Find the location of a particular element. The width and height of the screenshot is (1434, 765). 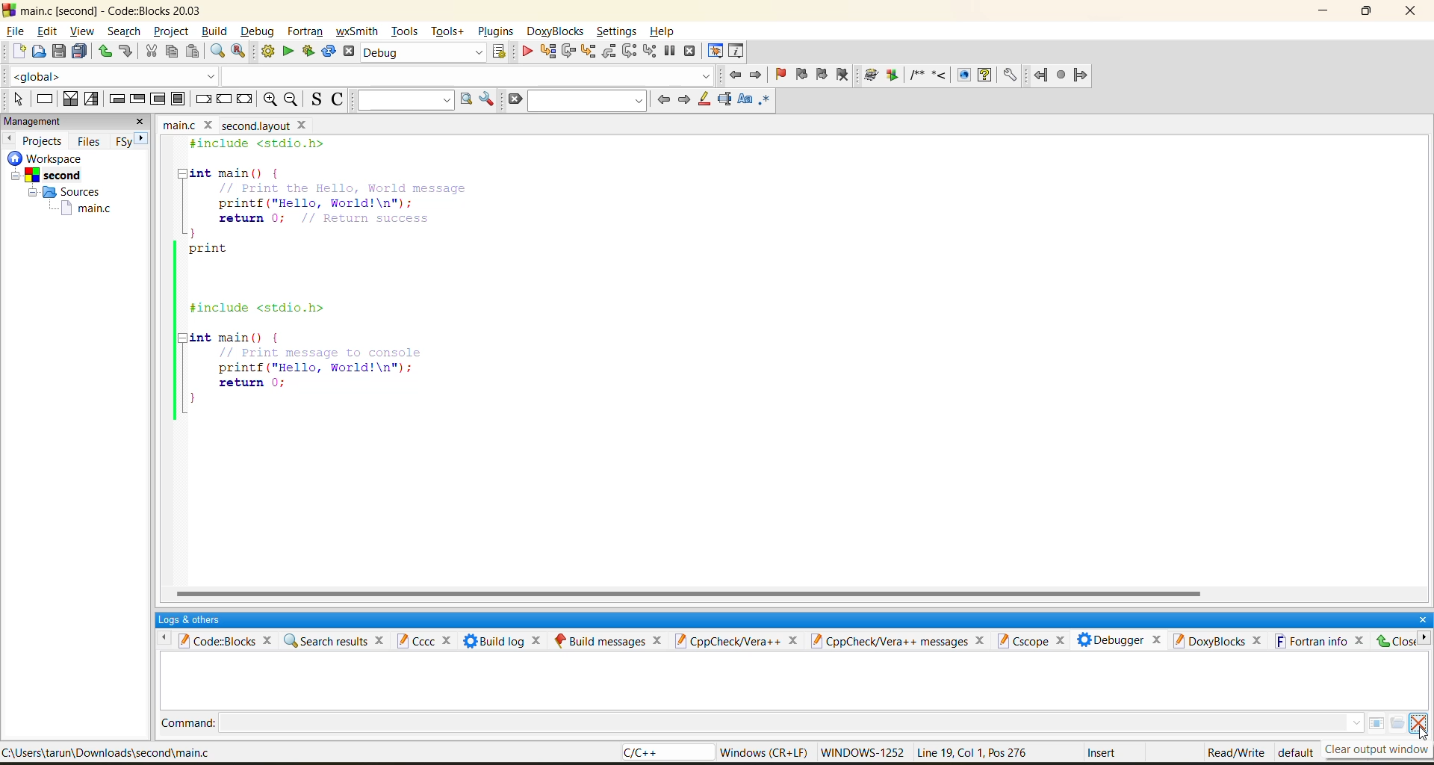

entry condition loop is located at coordinates (117, 99).